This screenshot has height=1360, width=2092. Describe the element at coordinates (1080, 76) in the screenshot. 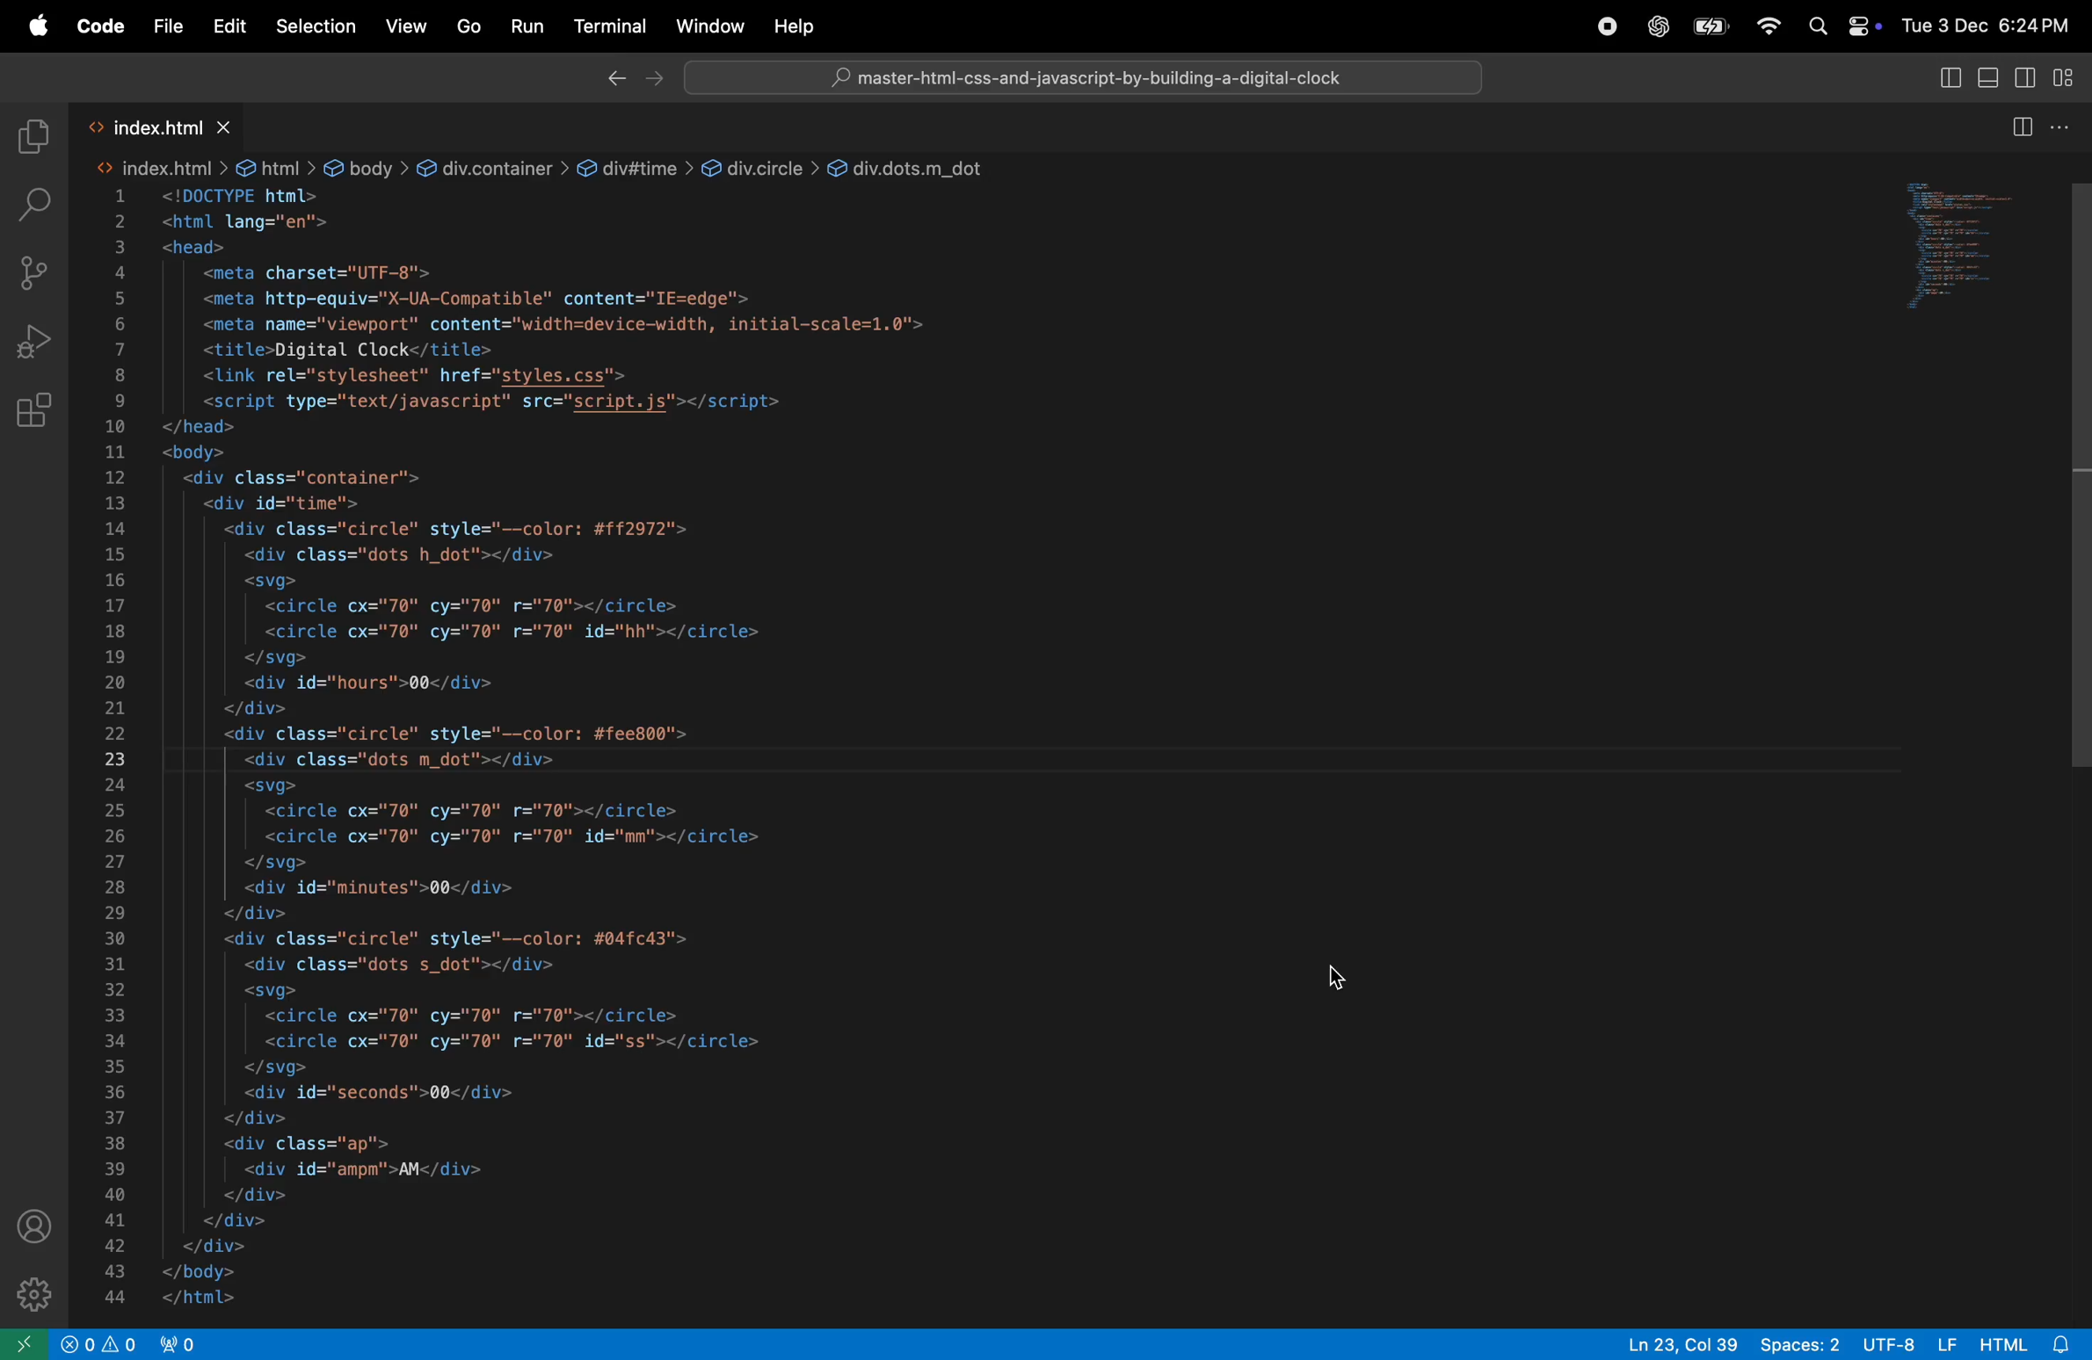

I see `search bar` at that location.